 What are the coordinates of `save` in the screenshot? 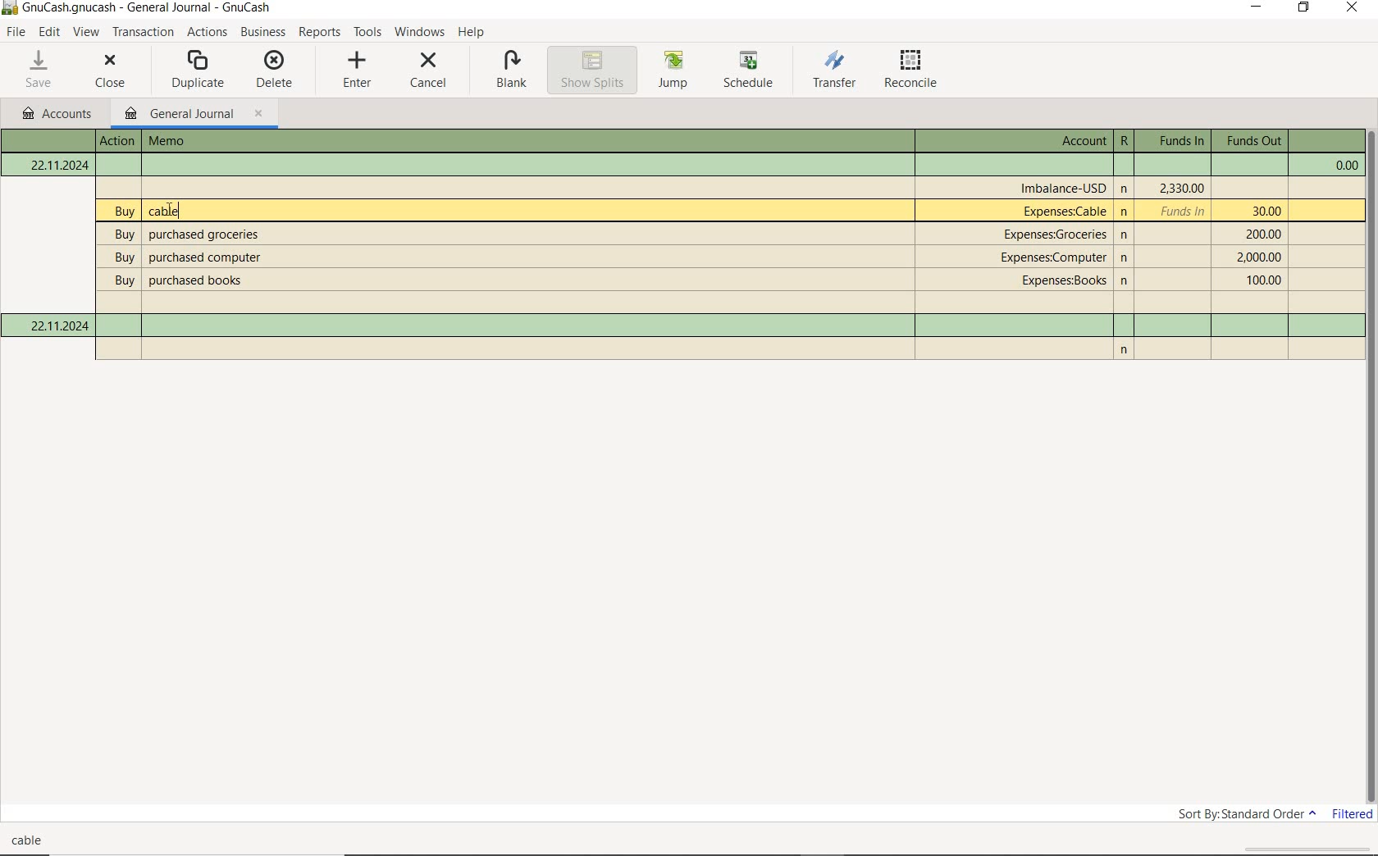 It's located at (40, 70).